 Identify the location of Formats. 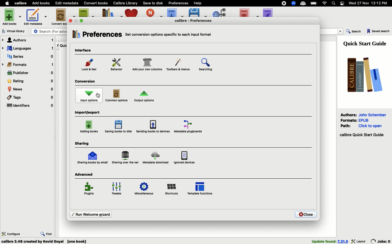
(349, 120).